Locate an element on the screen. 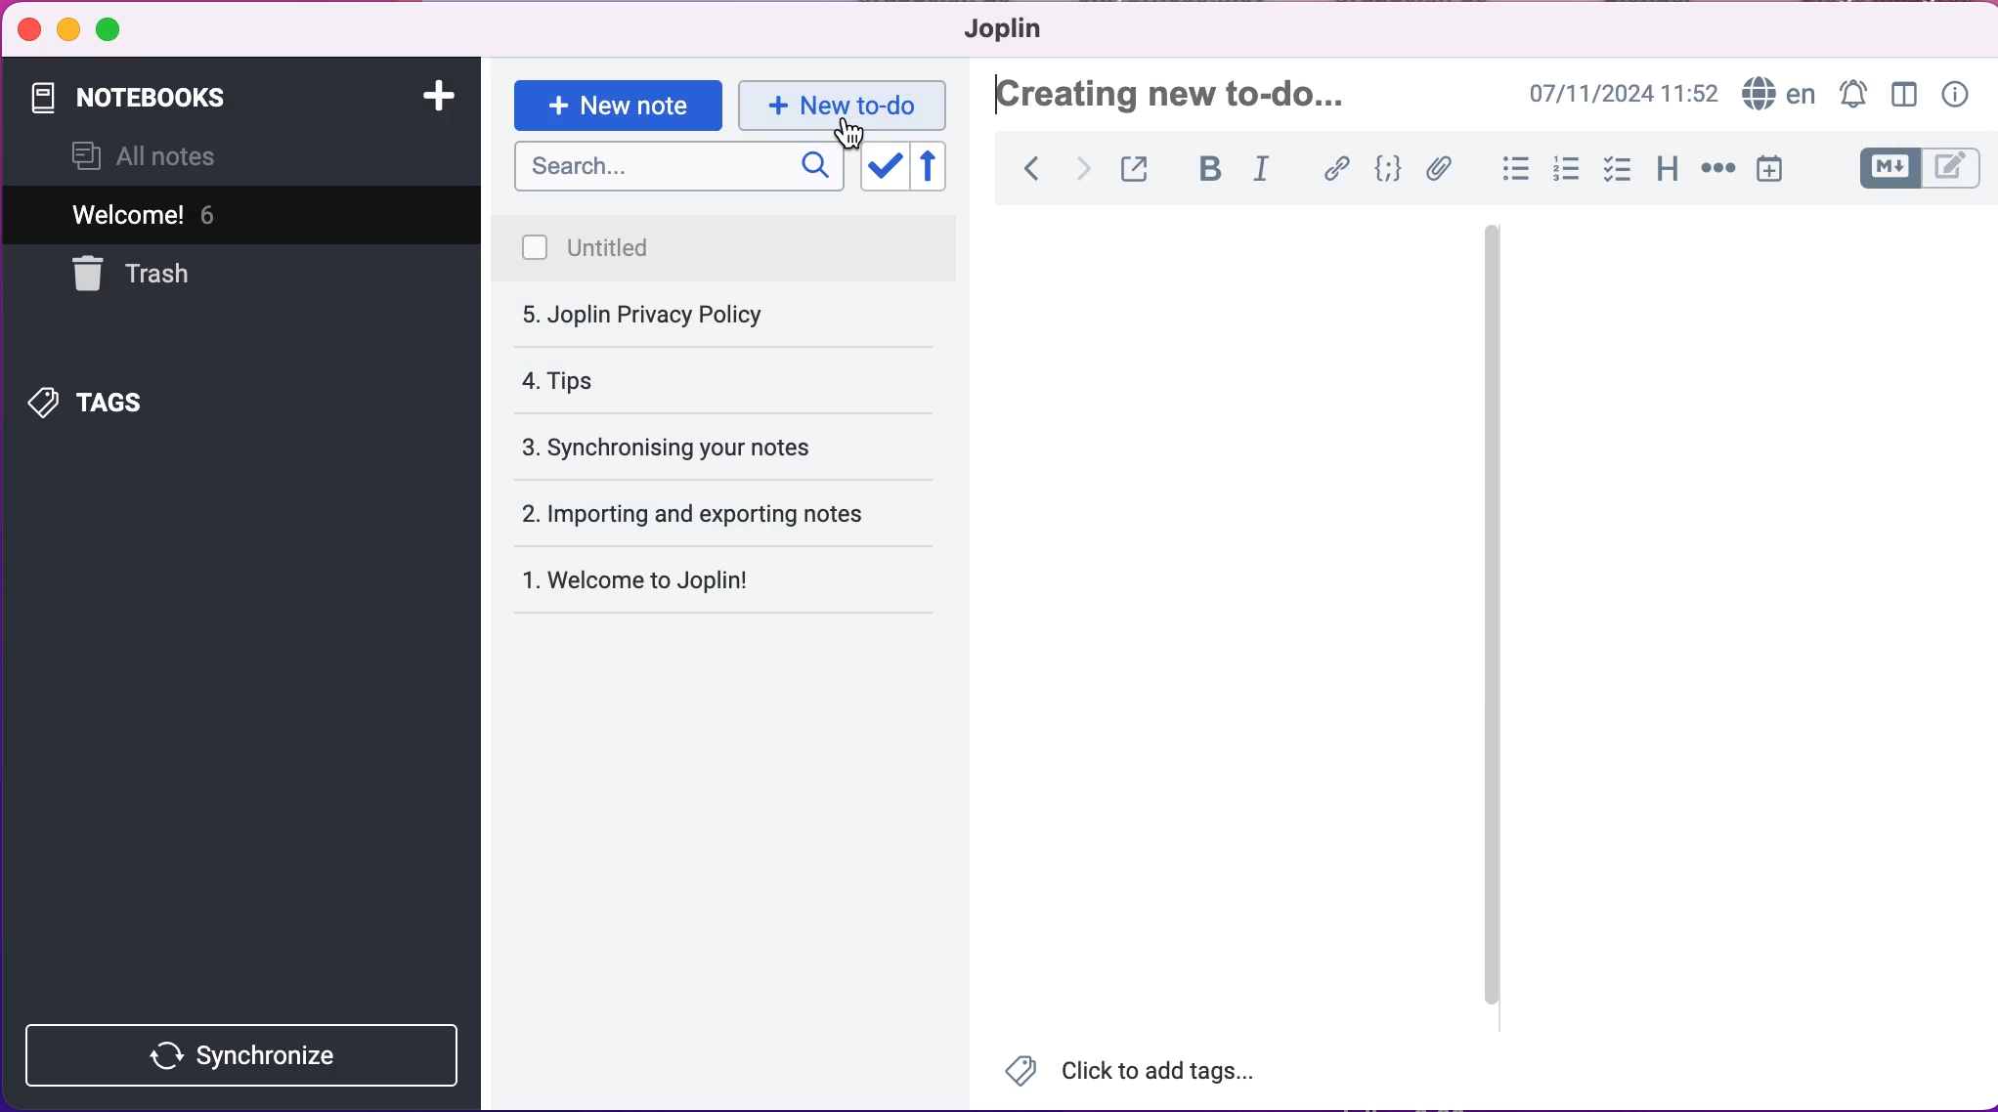 Image resolution: width=1998 pixels, height=1112 pixels. close is located at coordinates (28, 29).